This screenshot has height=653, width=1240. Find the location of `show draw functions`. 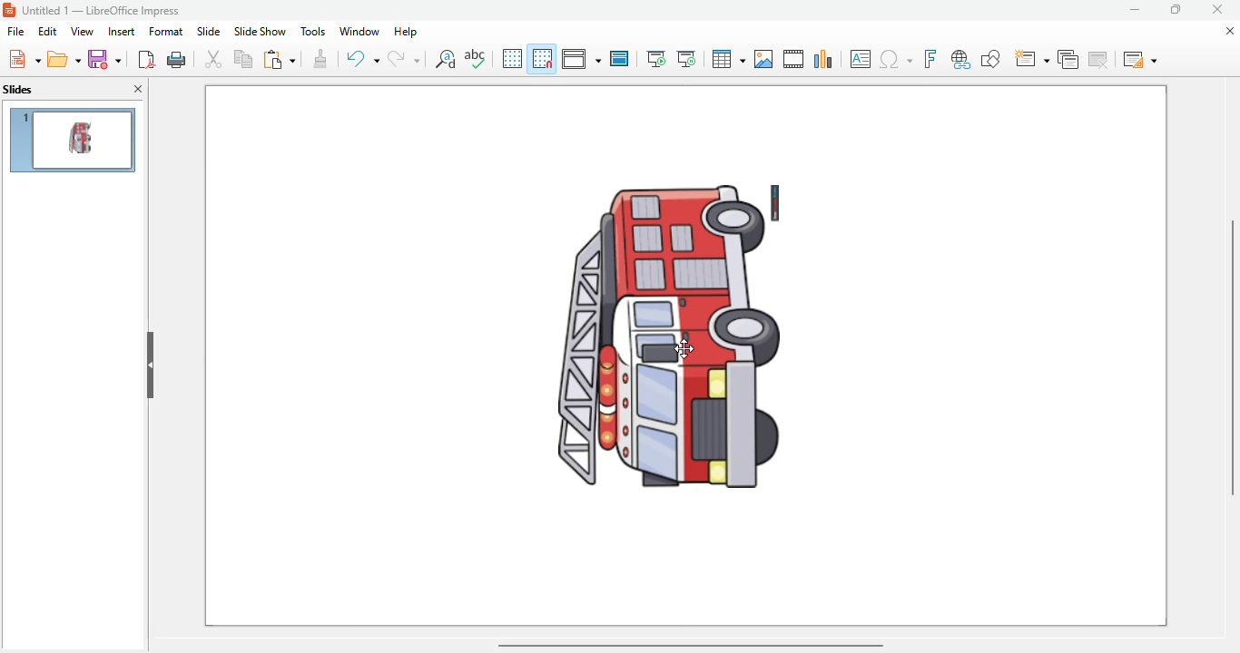

show draw functions is located at coordinates (991, 59).